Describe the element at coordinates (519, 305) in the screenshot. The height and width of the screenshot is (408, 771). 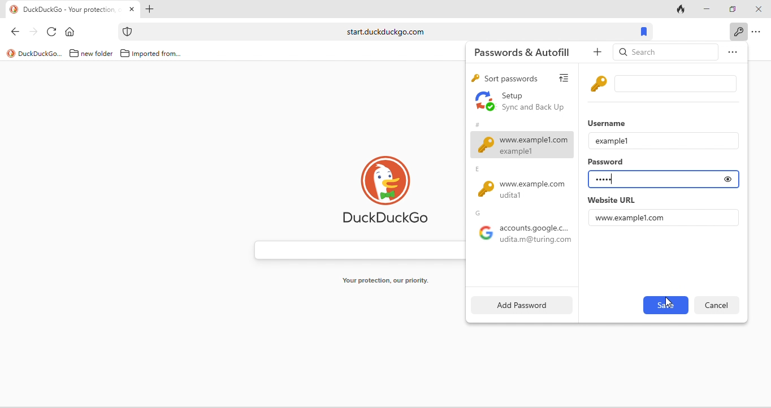
I see `add password` at that location.